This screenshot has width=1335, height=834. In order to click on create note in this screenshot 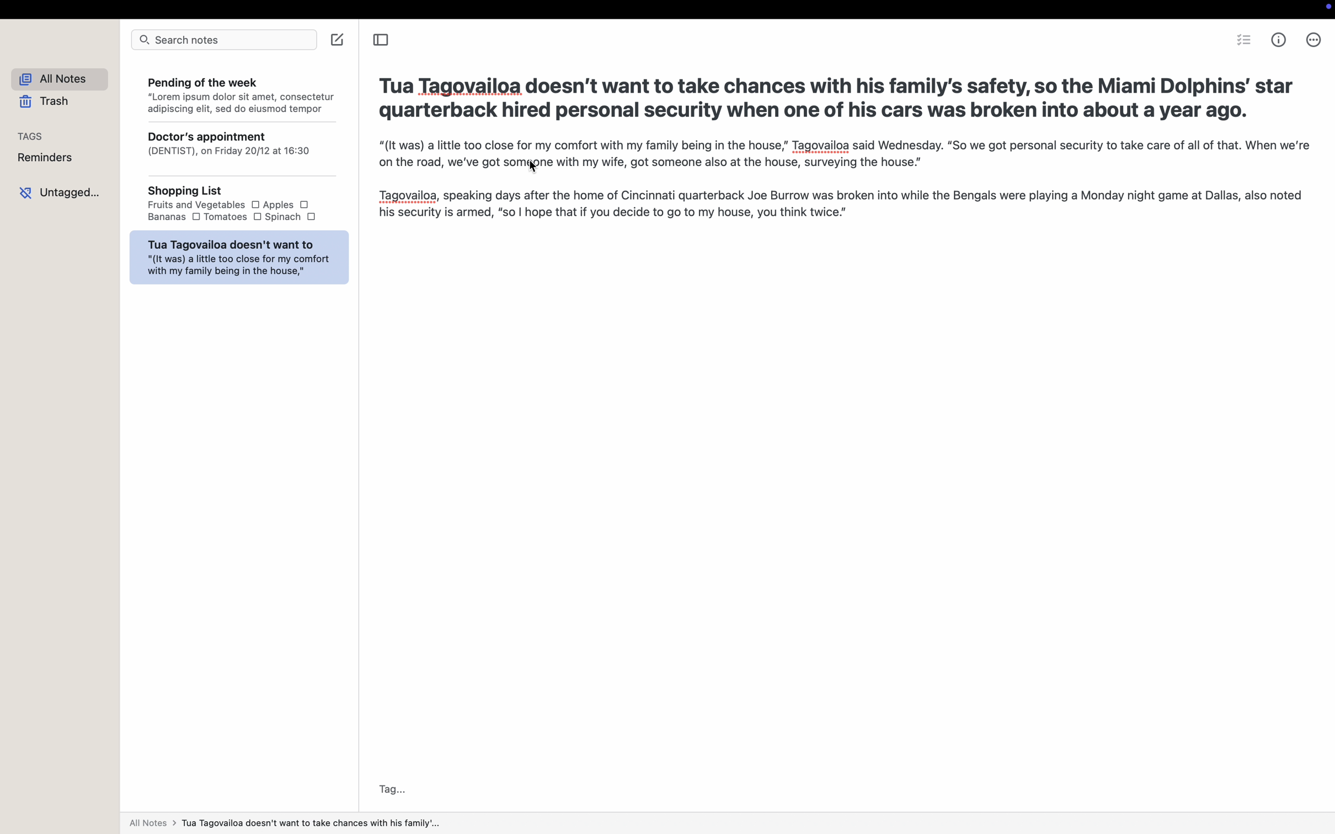, I will do `click(338, 40)`.